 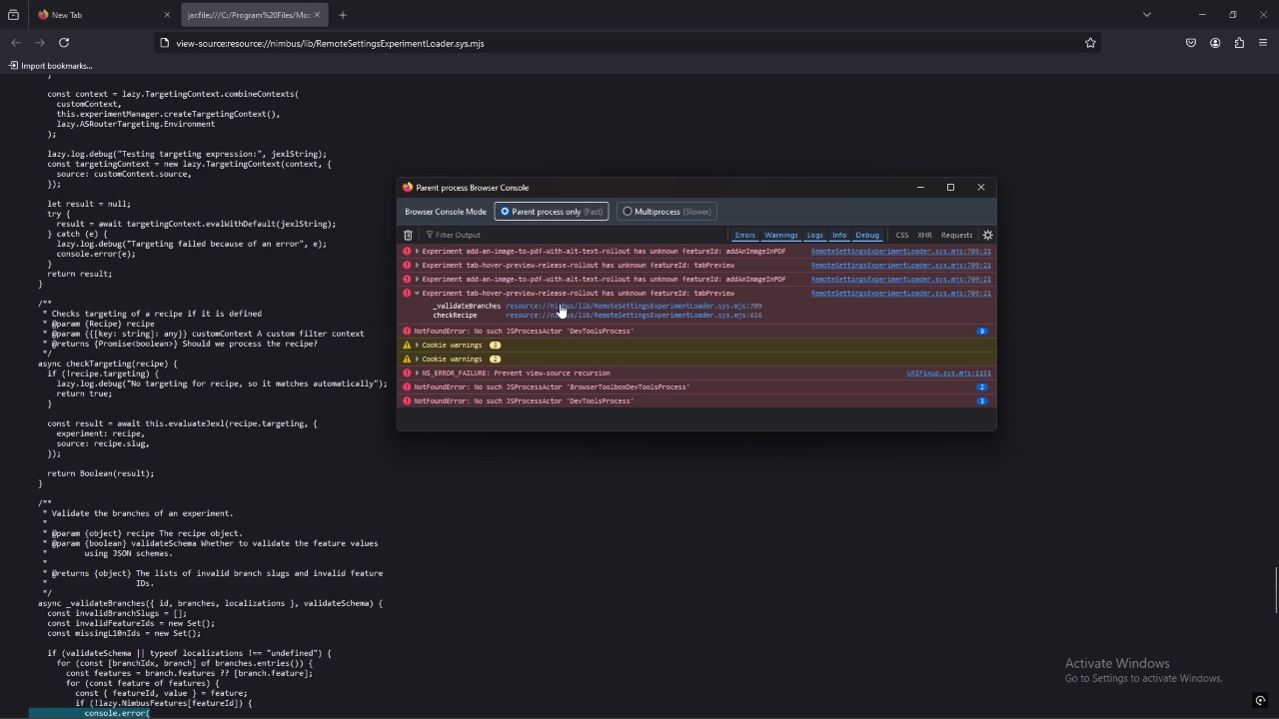 I want to click on recent browsing, so click(x=14, y=16).